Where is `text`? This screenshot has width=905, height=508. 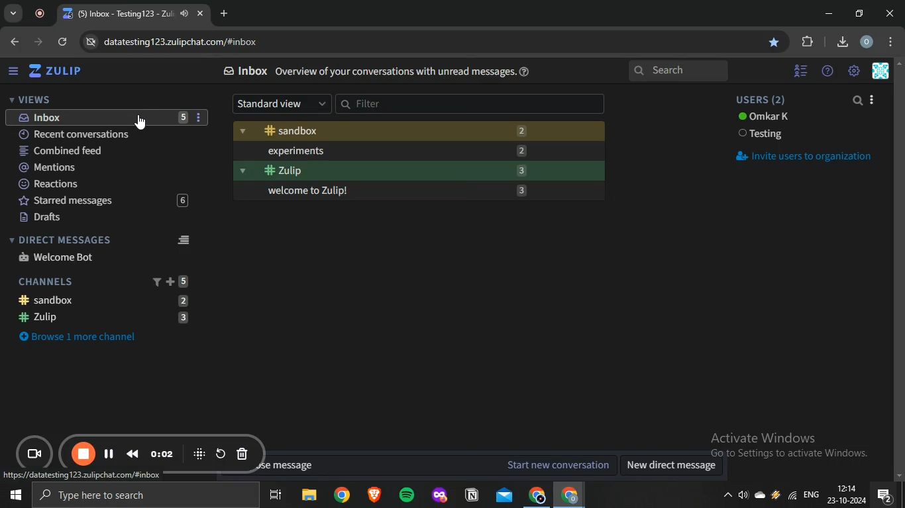 text is located at coordinates (764, 118).